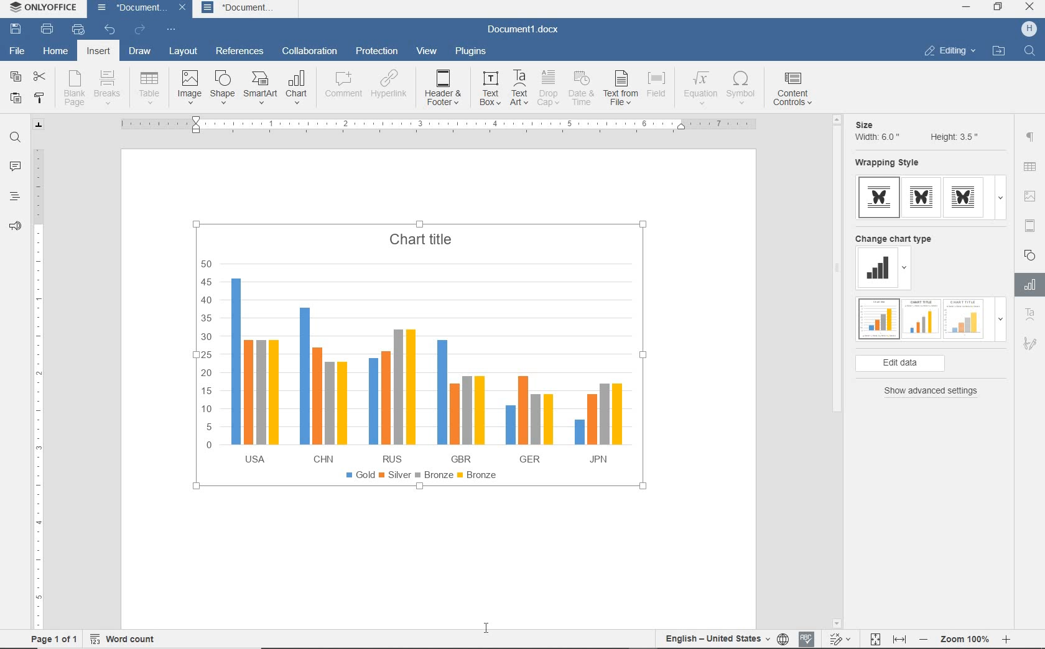  What do you see at coordinates (548, 90) in the screenshot?
I see `drop cap` at bounding box center [548, 90].